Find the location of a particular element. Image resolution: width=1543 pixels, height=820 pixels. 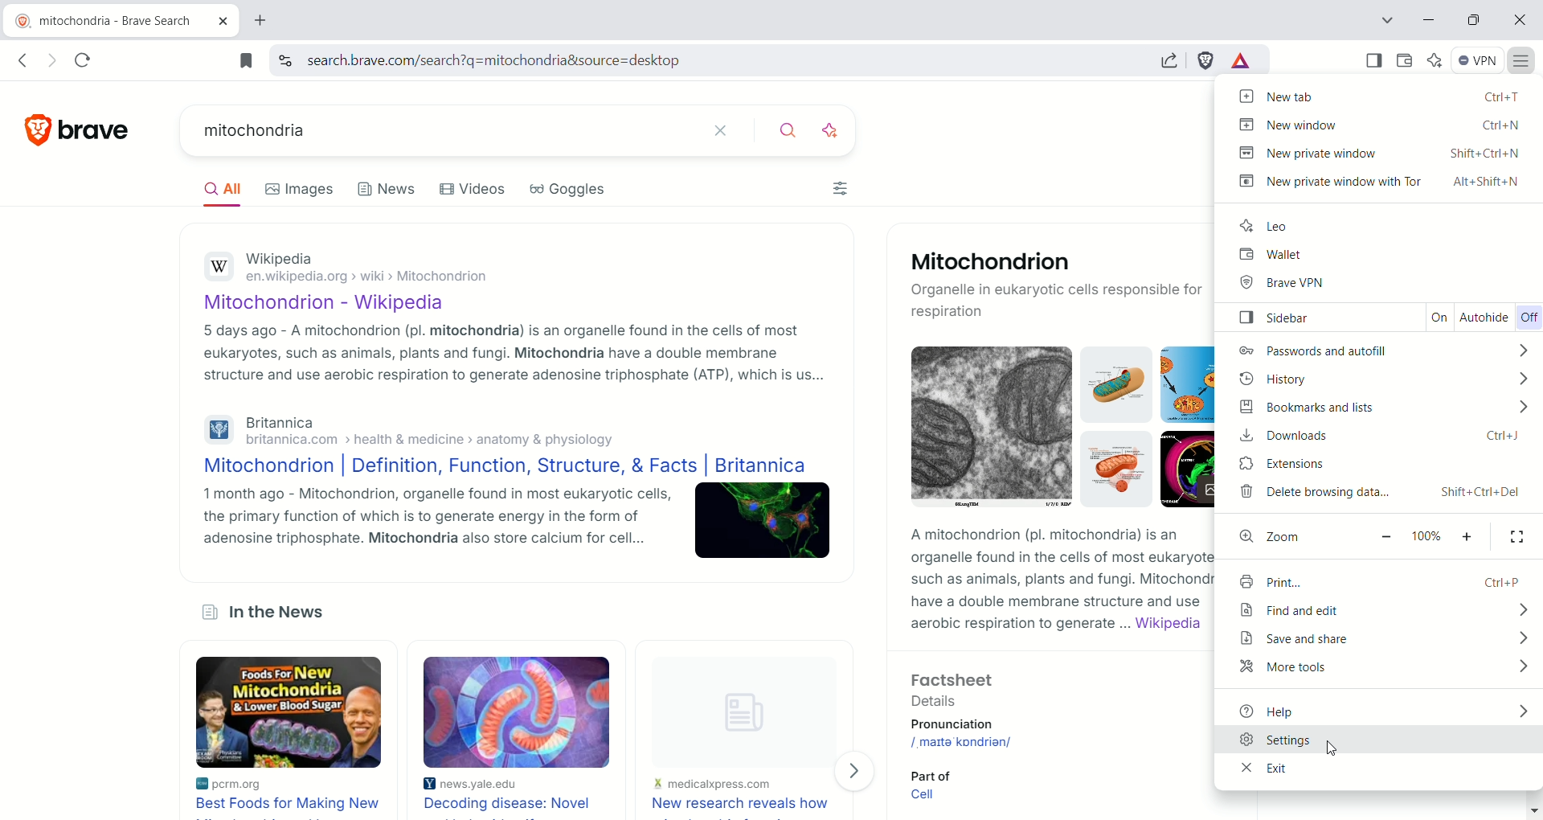

show sidebar is located at coordinates (1372, 59).